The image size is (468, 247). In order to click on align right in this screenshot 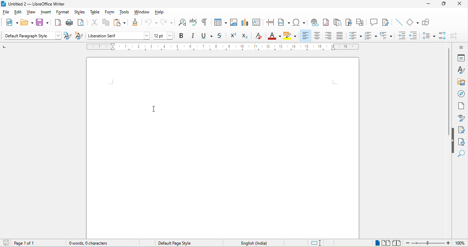, I will do `click(329, 36)`.